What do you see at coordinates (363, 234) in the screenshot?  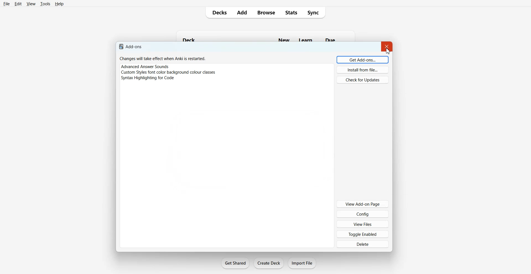 I see `Toggle Enabled` at bounding box center [363, 234].